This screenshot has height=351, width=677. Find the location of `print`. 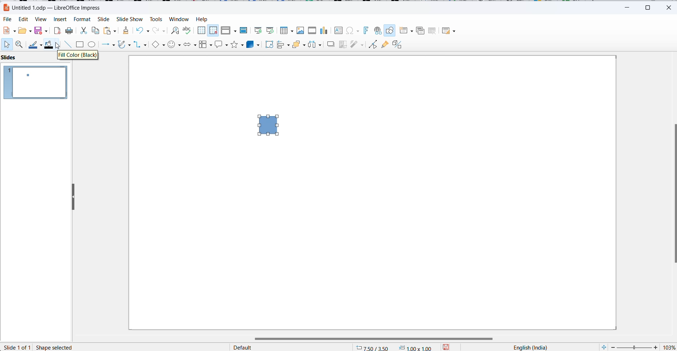

print is located at coordinates (70, 31).